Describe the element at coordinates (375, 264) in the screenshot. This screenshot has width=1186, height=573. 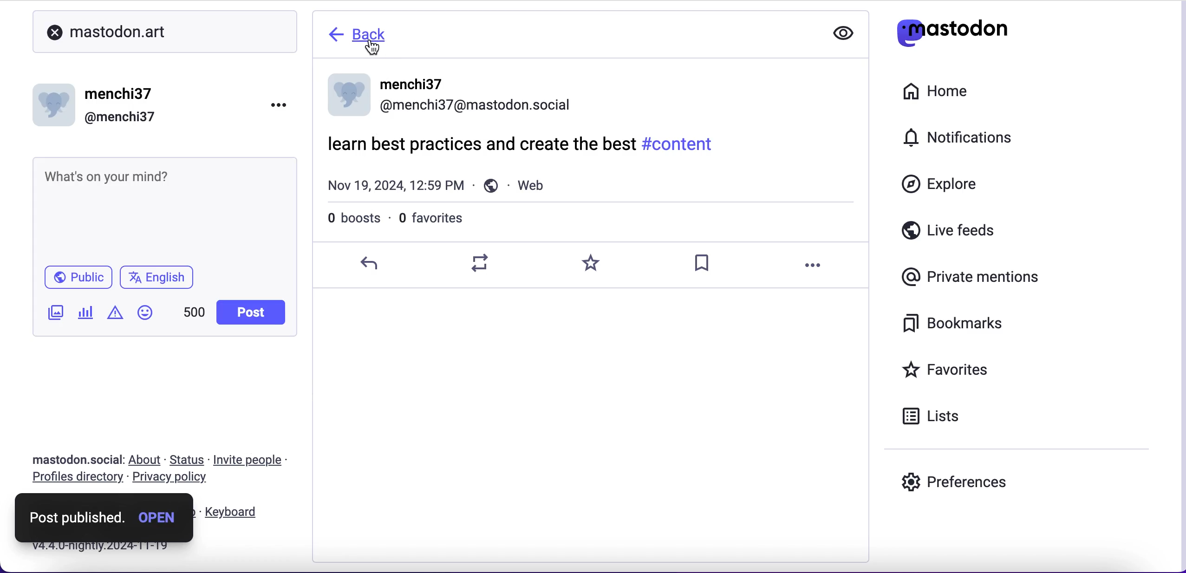
I see `reply` at that location.